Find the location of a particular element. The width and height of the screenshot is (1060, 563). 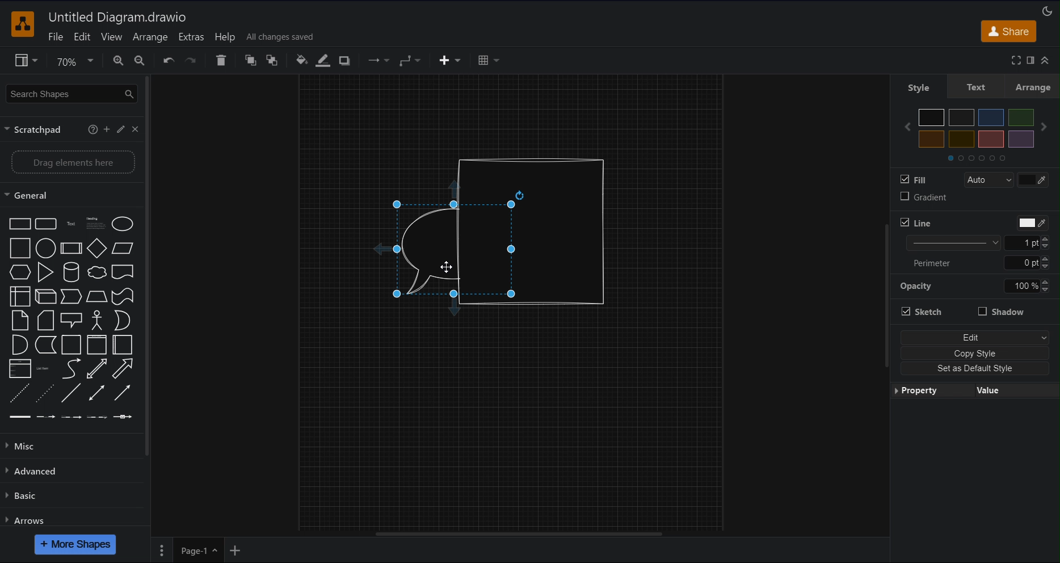

Line thickness options is located at coordinates (953, 243).